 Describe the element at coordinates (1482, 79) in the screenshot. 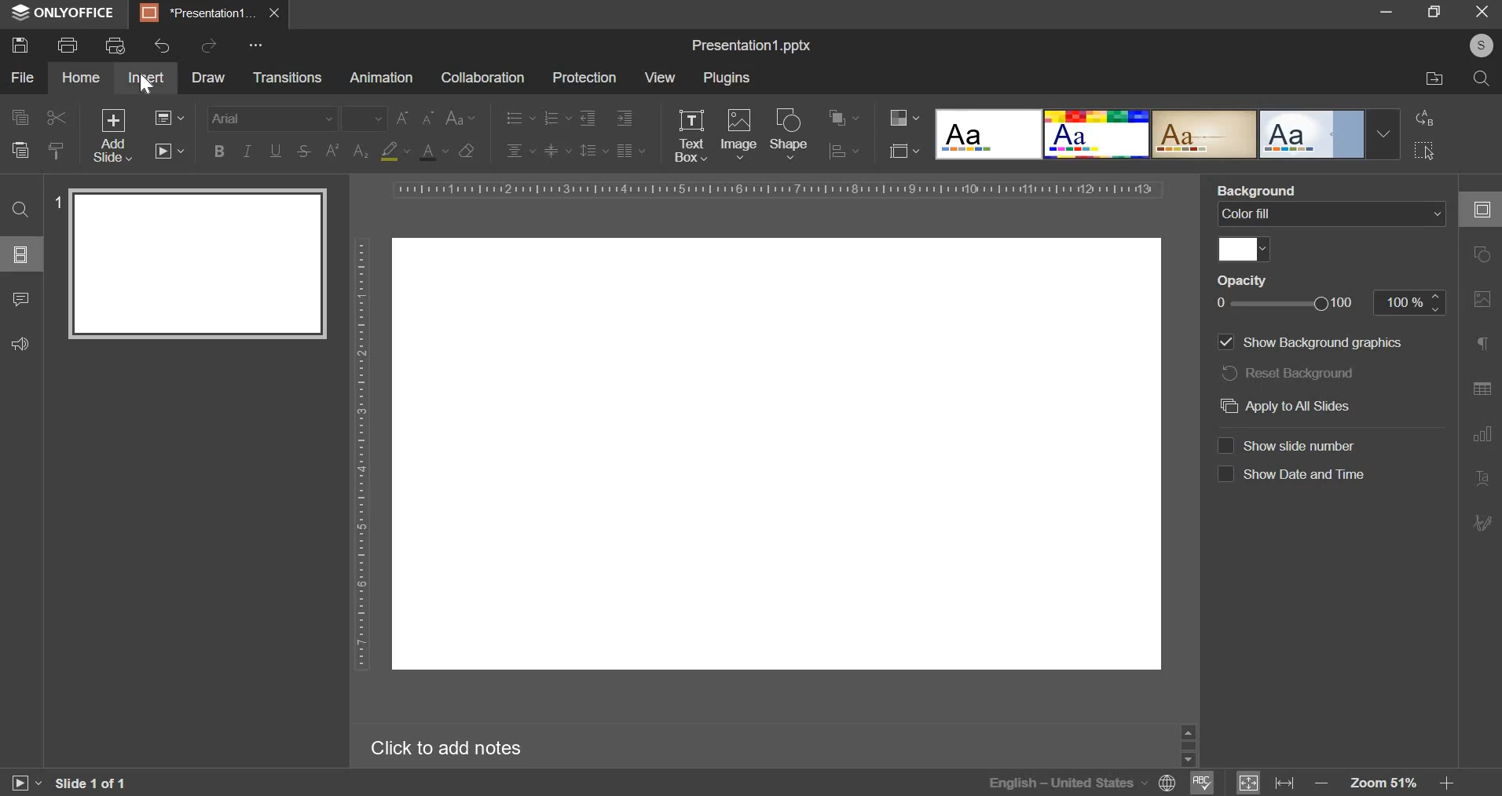

I see `search` at that location.